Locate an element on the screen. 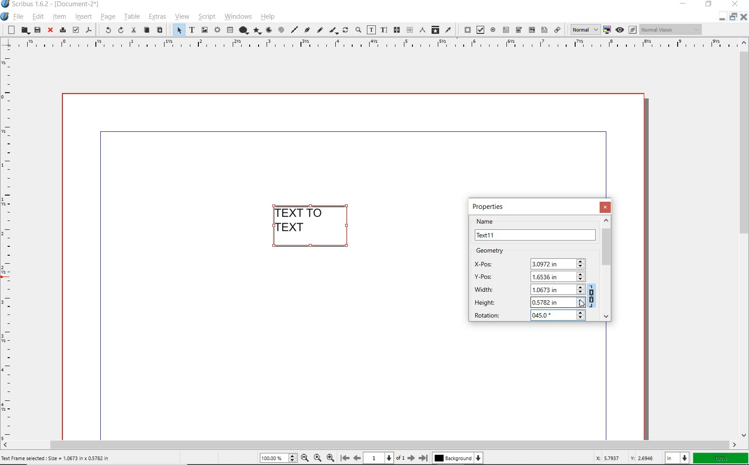 This screenshot has width=749, height=465. zoom level is located at coordinates (280, 459).